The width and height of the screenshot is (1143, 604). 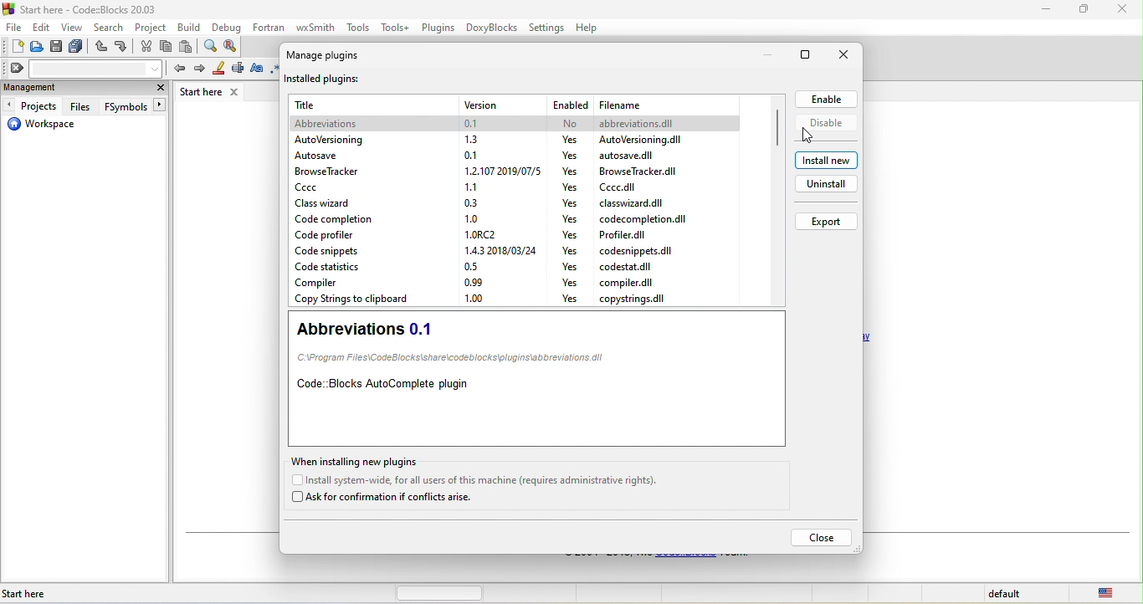 What do you see at coordinates (197, 69) in the screenshot?
I see `next` at bounding box center [197, 69].